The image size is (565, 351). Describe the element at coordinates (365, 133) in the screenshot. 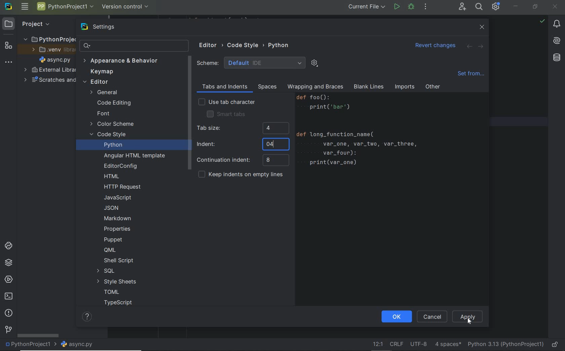

I see `Code to Print var_one` at that location.